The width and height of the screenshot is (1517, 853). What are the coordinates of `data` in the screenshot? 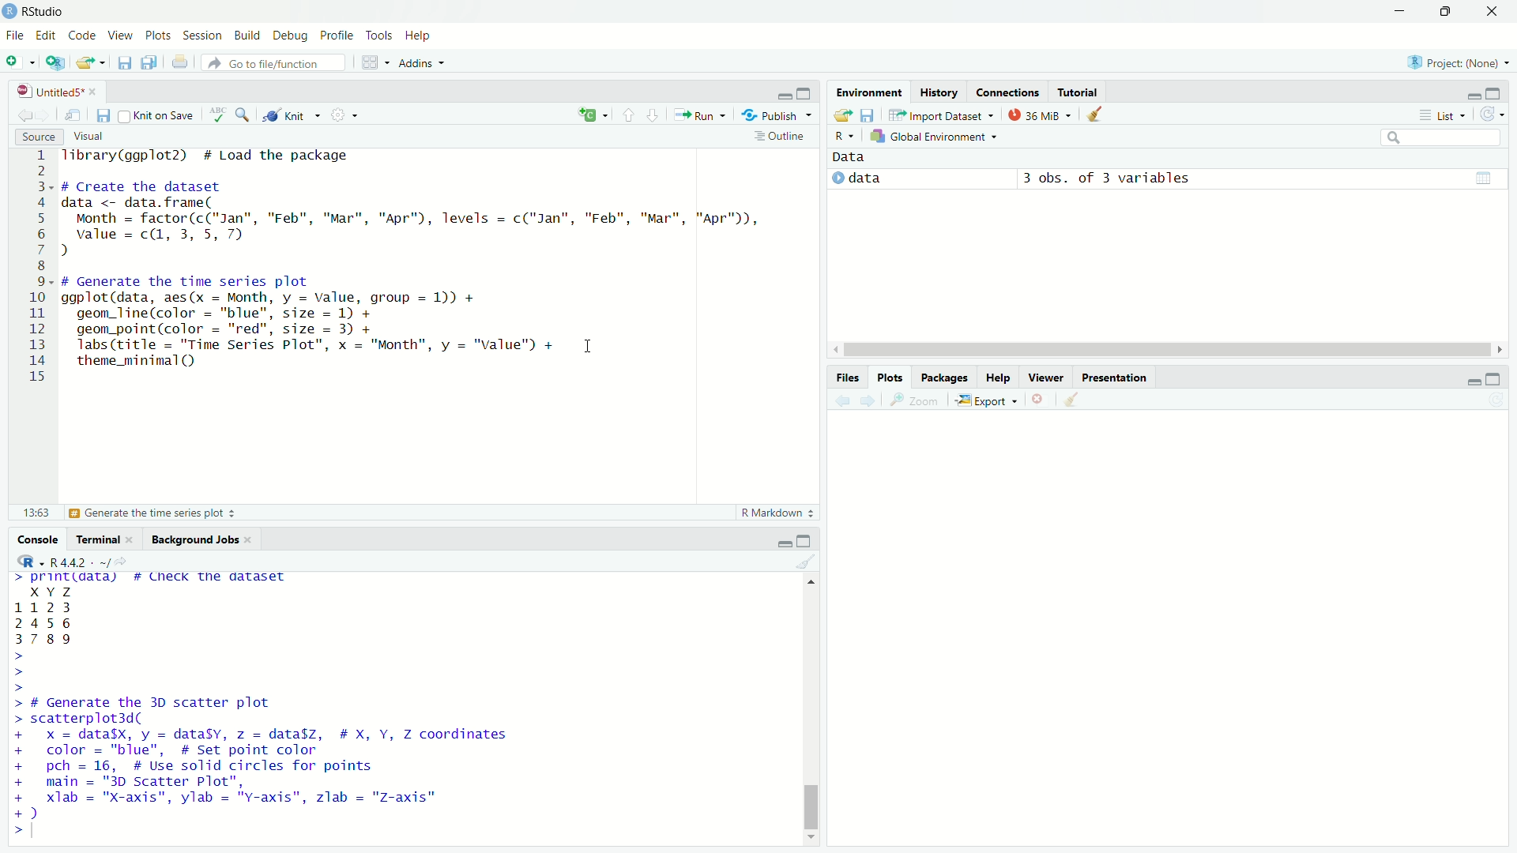 It's located at (866, 179).